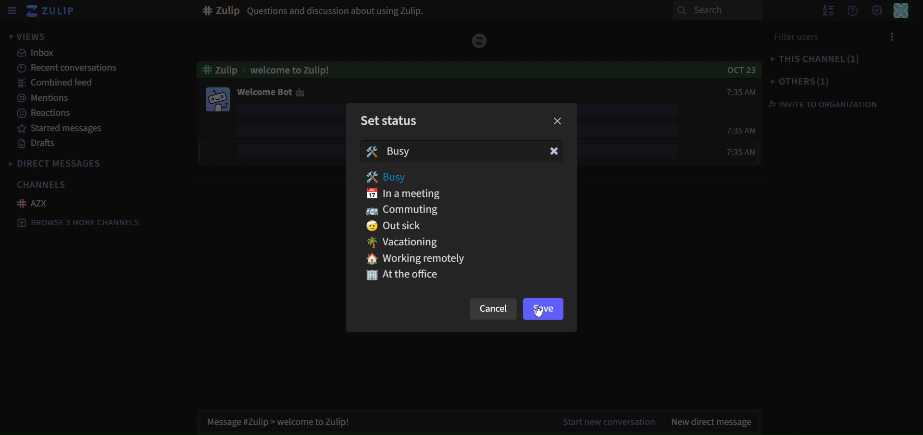 This screenshot has width=923, height=435. What do you see at coordinates (830, 10) in the screenshot?
I see `show user list` at bounding box center [830, 10].